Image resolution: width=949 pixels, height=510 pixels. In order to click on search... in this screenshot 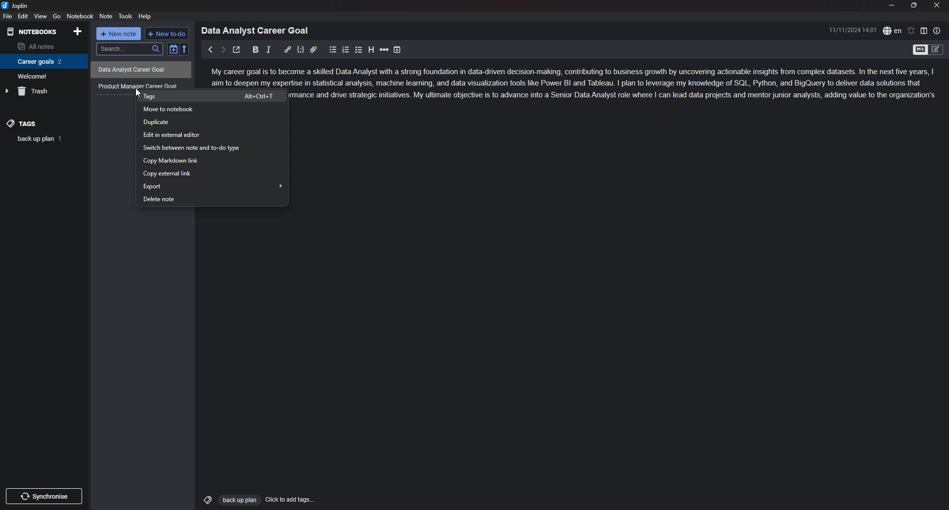, I will do `click(129, 49)`.